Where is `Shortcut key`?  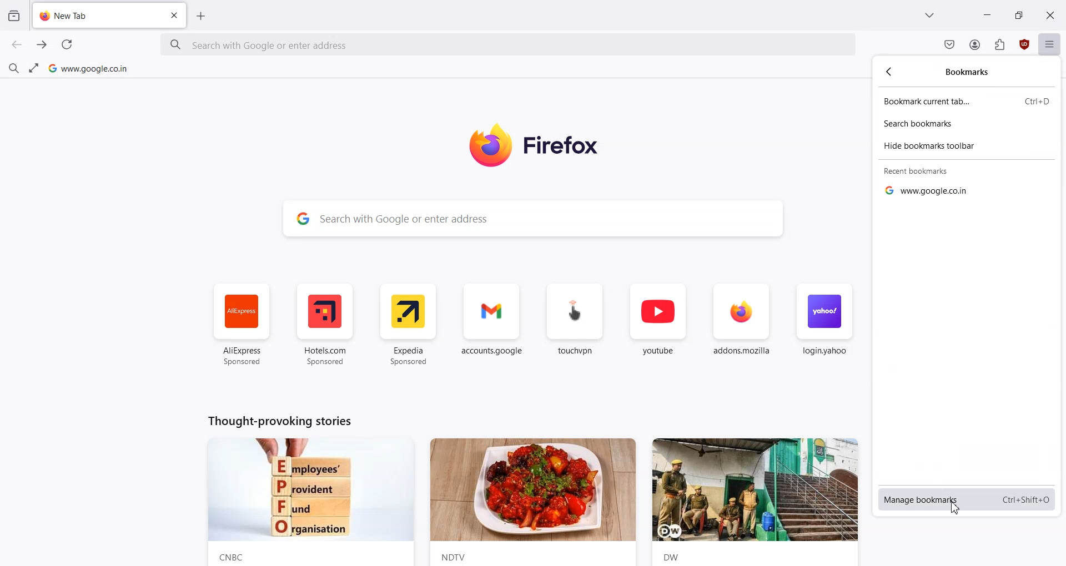
Shortcut key is located at coordinates (1038, 101).